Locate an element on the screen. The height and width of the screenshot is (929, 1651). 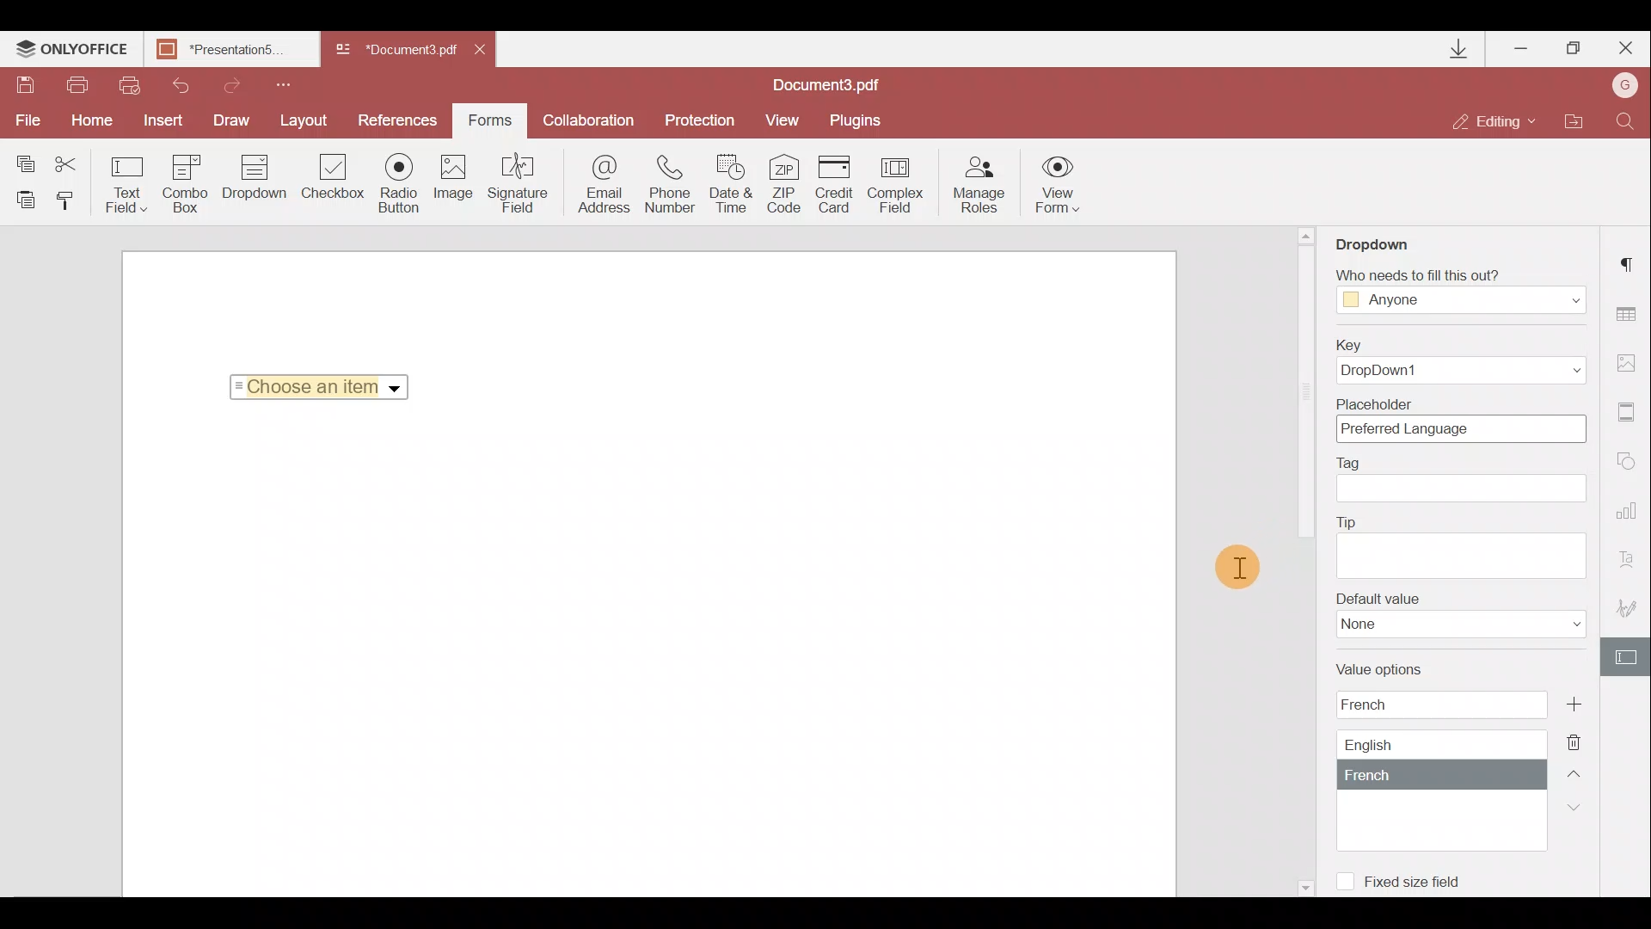
Open file location is located at coordinates (1573, 123).